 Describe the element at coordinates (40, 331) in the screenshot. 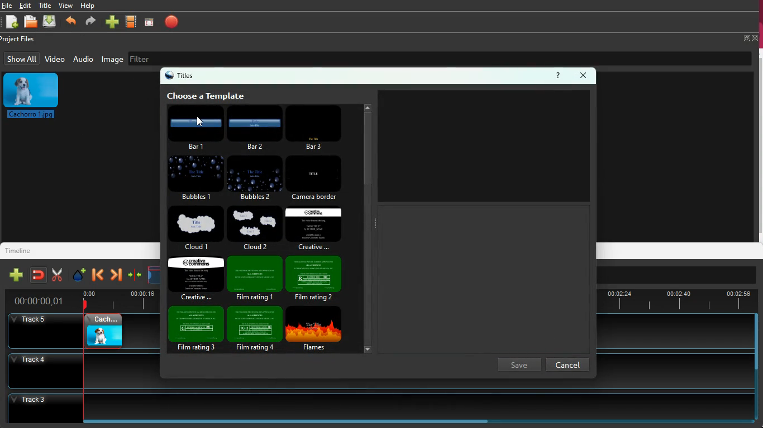

I see `` at that location.